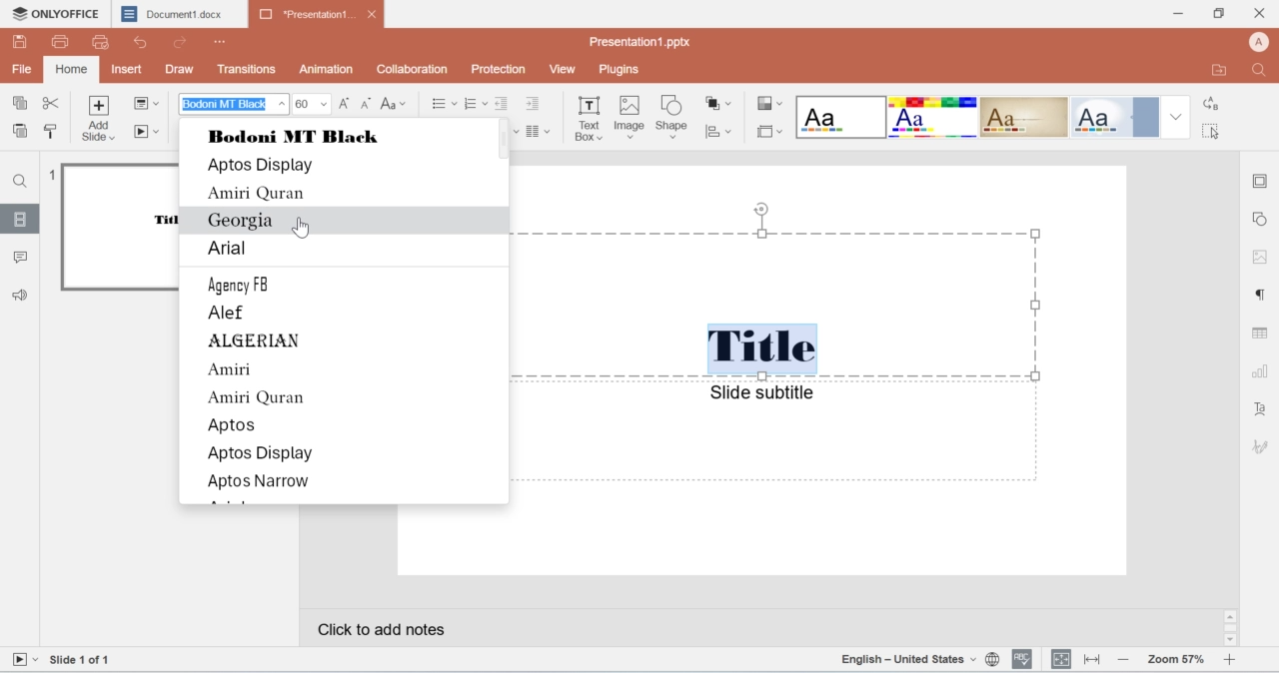 This screenshot has height=673, width=1279. Describe the element at coordinates (21, 41) in the screenshot. I see `save` at that location.